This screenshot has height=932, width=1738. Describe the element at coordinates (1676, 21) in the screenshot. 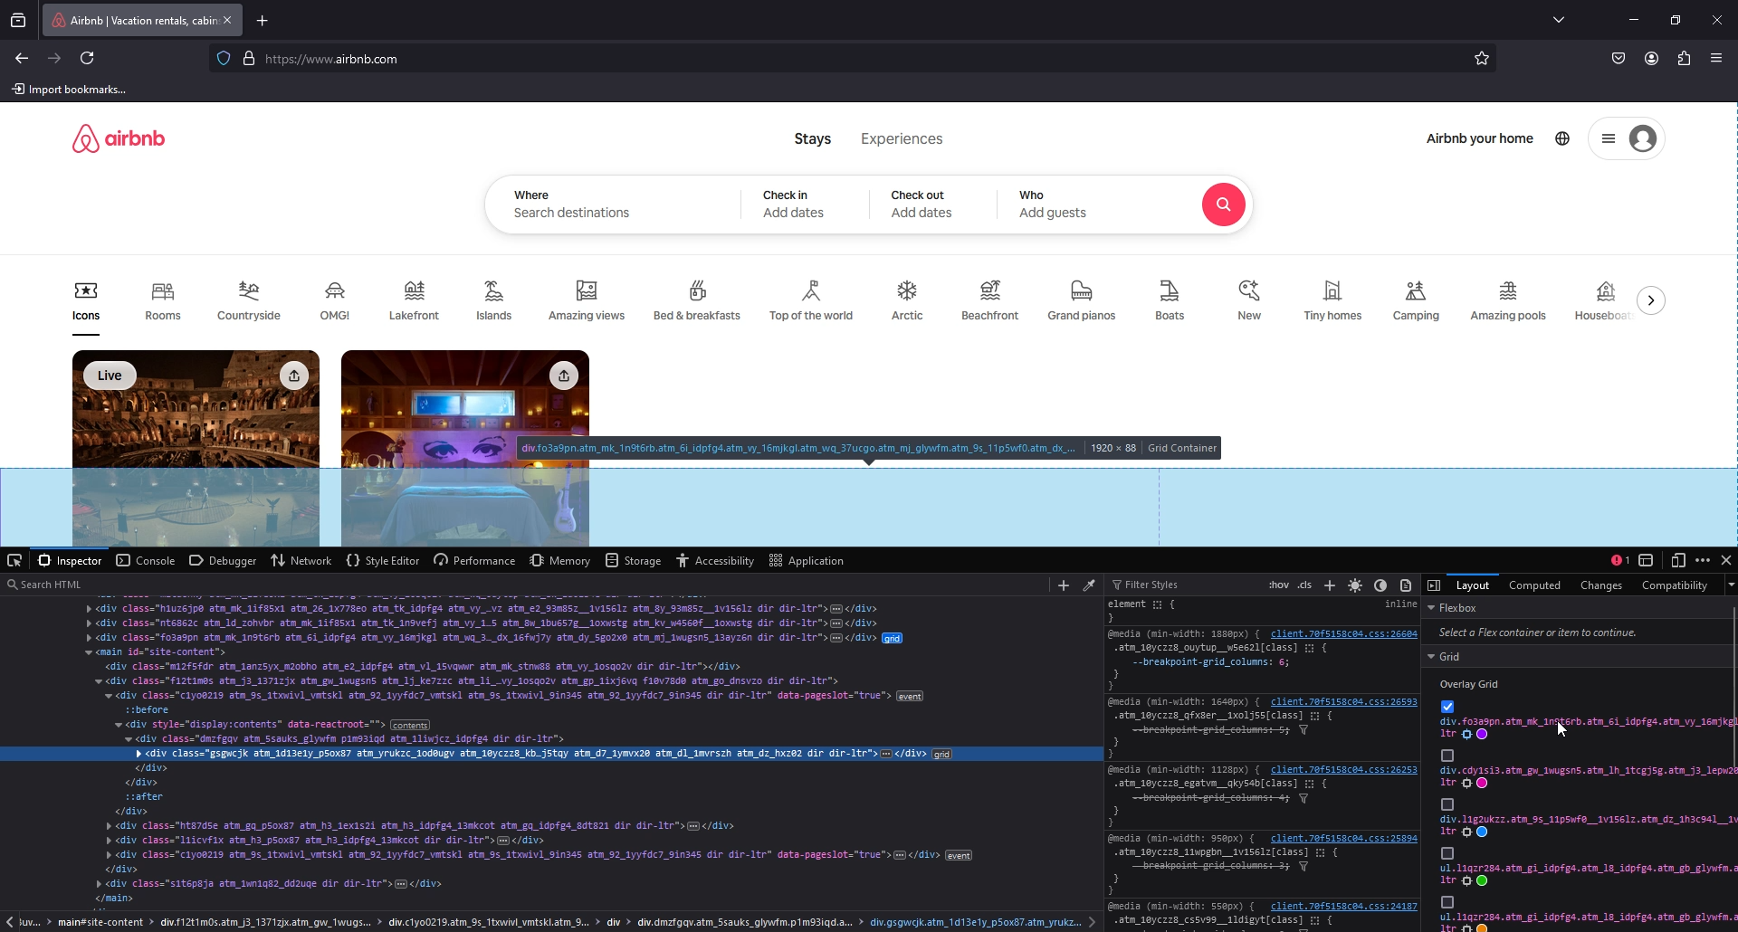

I see `resize` at that location.